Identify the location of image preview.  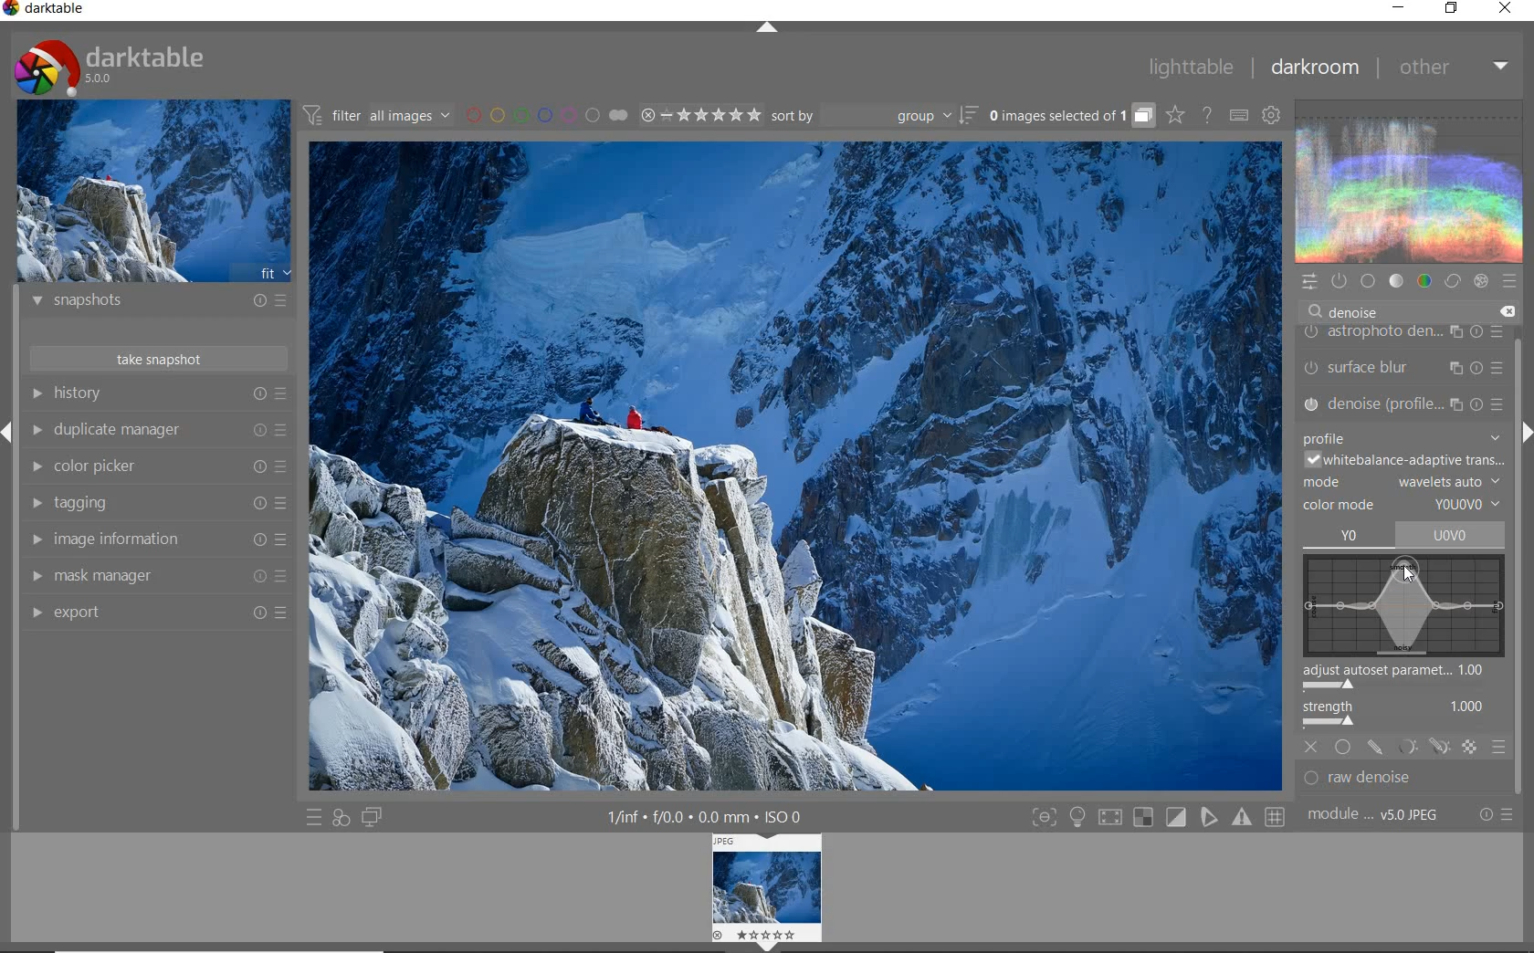
(152, 190).